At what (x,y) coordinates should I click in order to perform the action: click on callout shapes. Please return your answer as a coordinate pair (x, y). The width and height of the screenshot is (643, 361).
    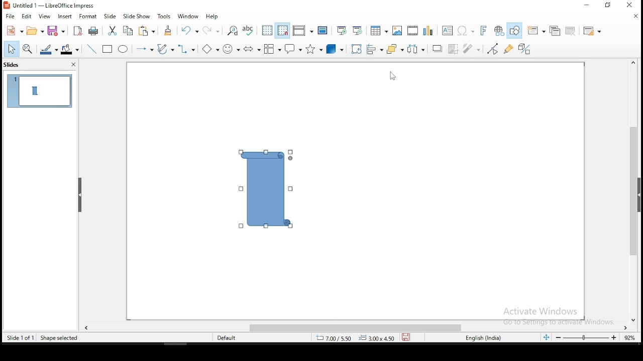
    Looking at the image, I should click on (292, 49).